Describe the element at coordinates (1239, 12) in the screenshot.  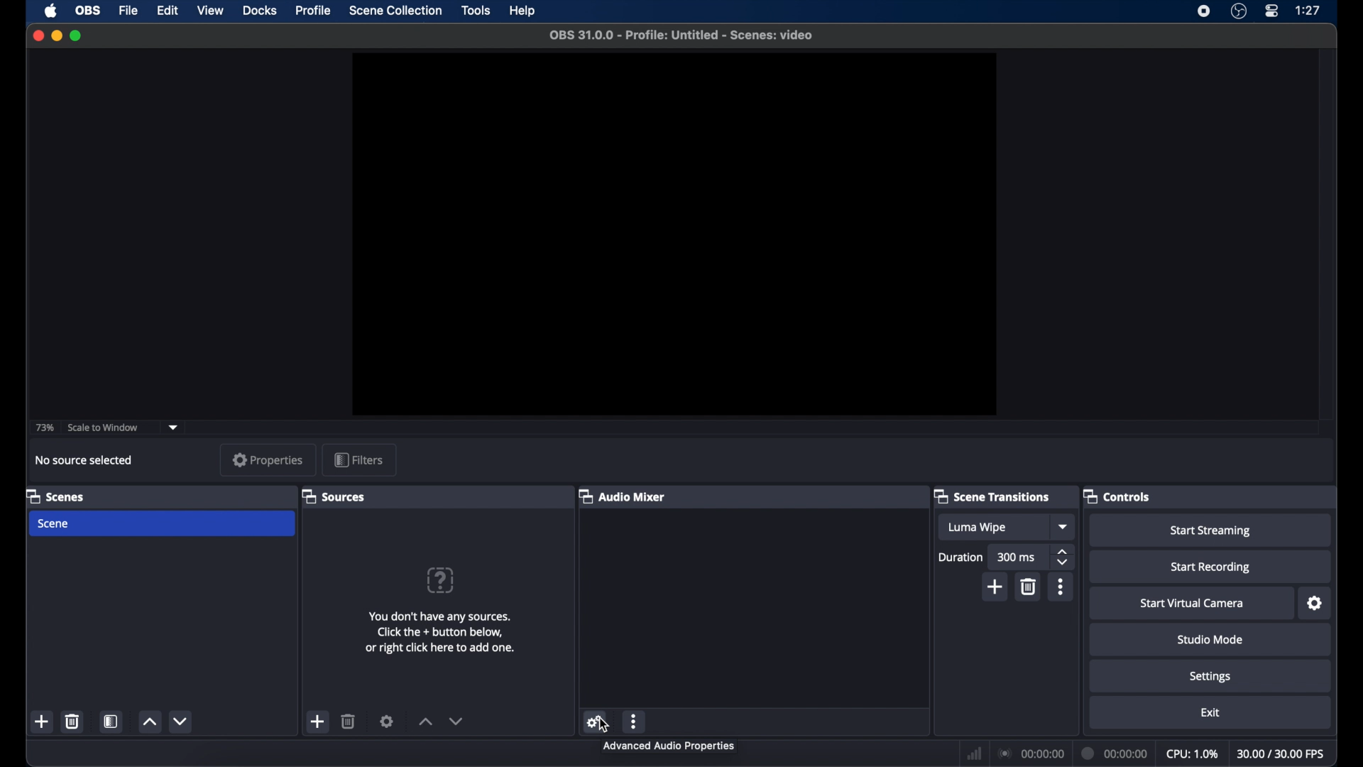
I see `obs studio` at that location.